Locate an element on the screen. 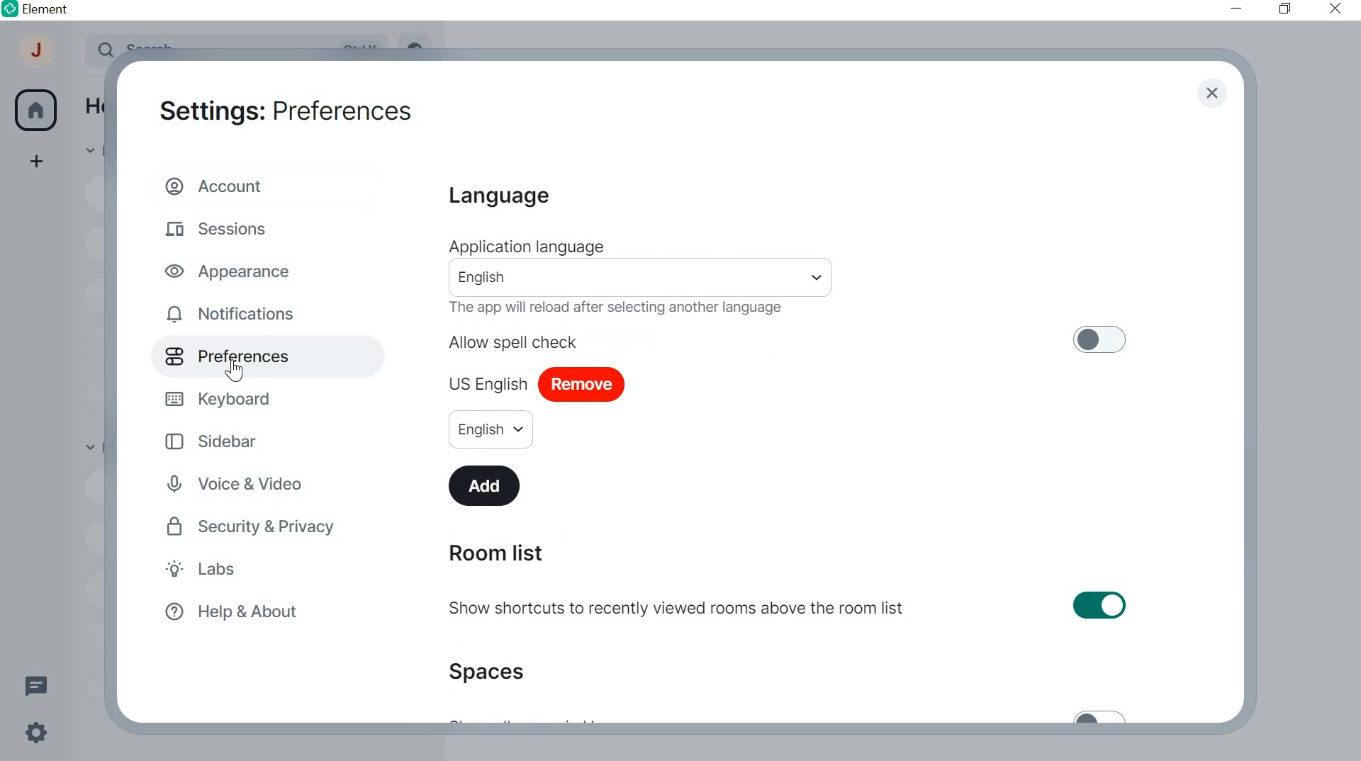 This screenshot has width=1361, height=761. VIDEO & VIDEO is located at coordinates (247, 485).